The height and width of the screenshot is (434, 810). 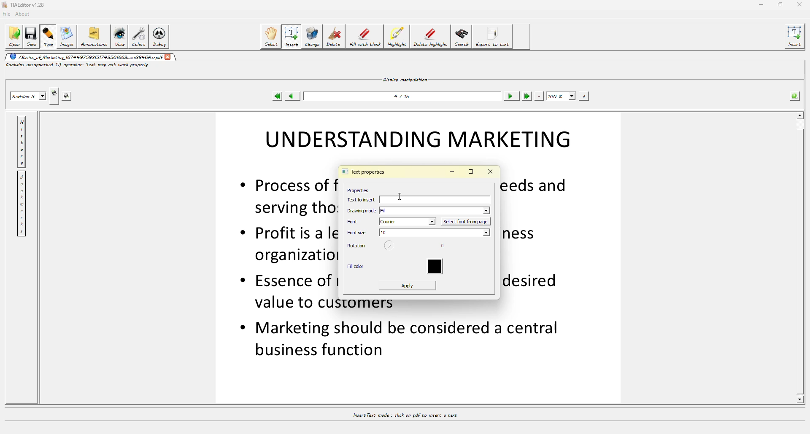 I want to click on close, so click(x=169, y=57).